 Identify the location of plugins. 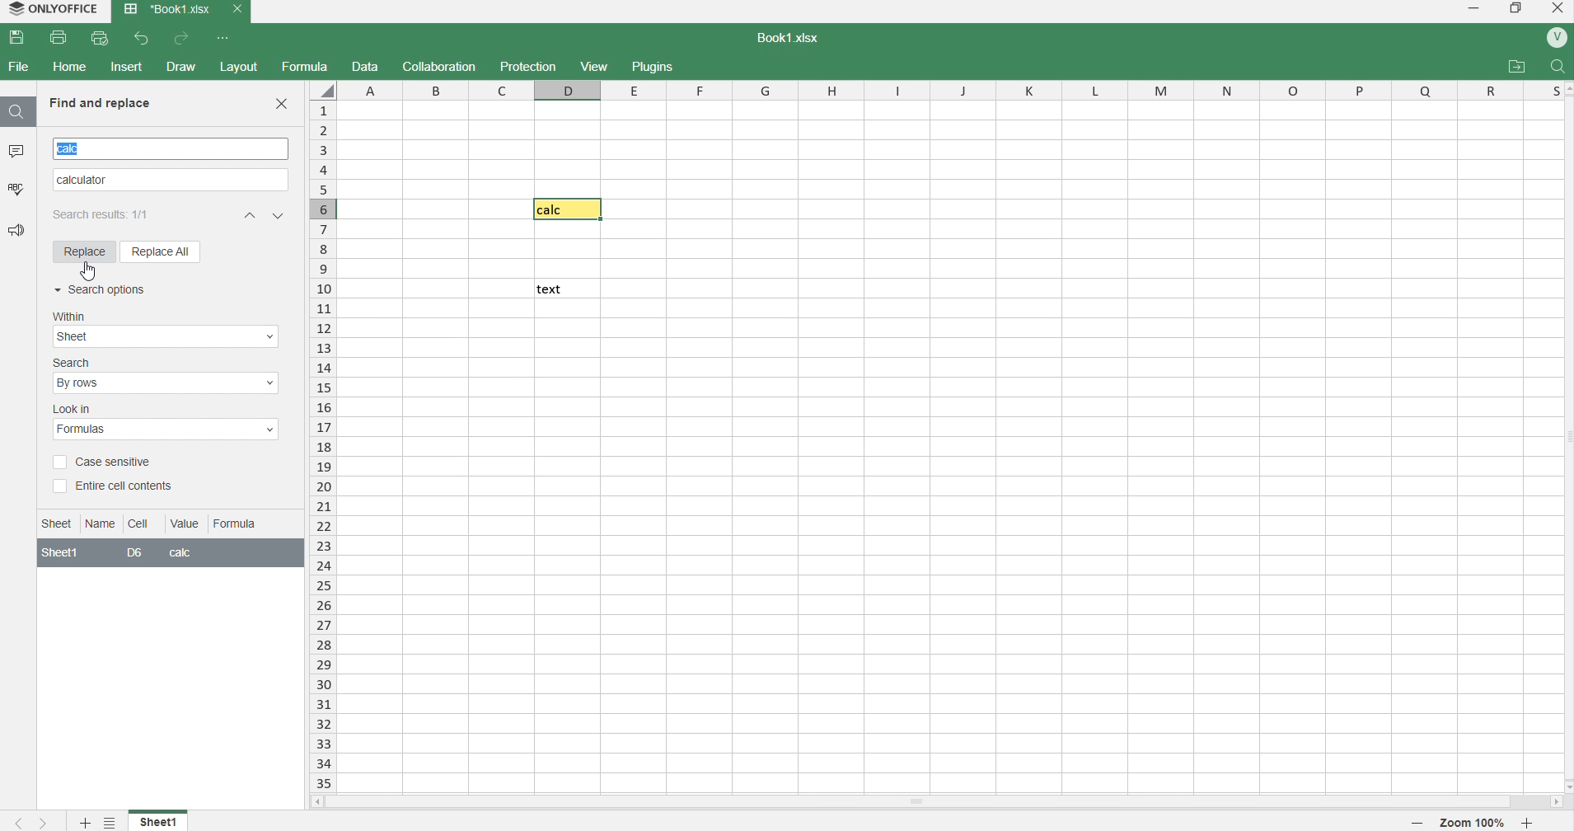
(659, 68).